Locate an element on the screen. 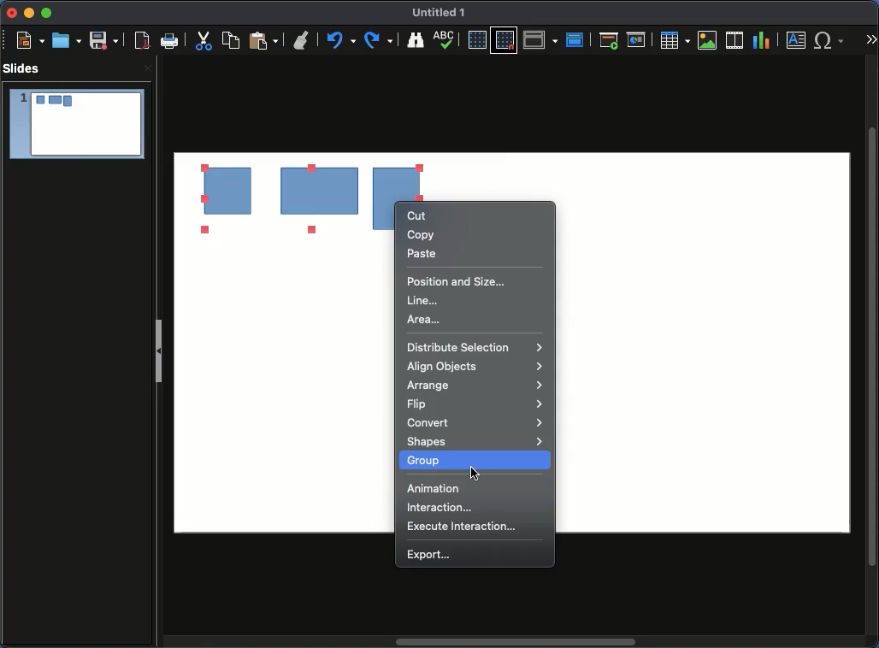  Paste is located at coordinates (263, 41).